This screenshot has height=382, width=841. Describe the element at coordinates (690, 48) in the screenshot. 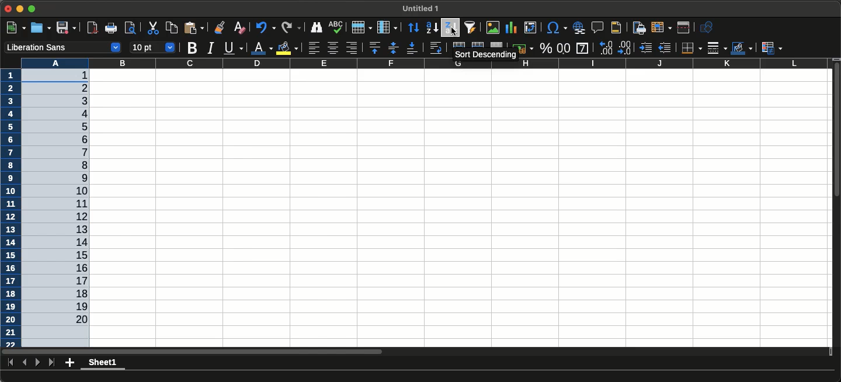

I see `Borders` at that location.